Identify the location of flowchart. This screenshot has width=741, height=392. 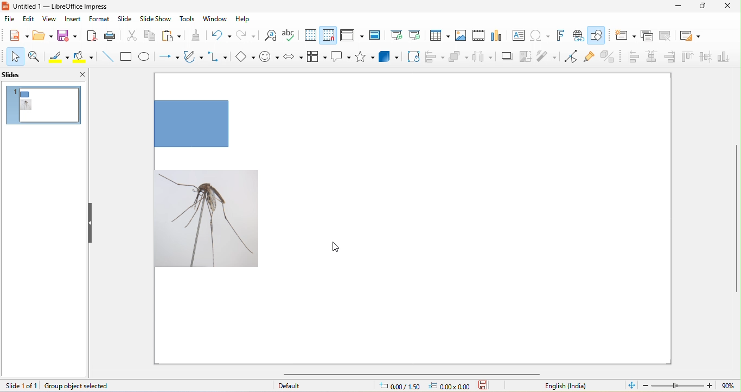
(317, 58).